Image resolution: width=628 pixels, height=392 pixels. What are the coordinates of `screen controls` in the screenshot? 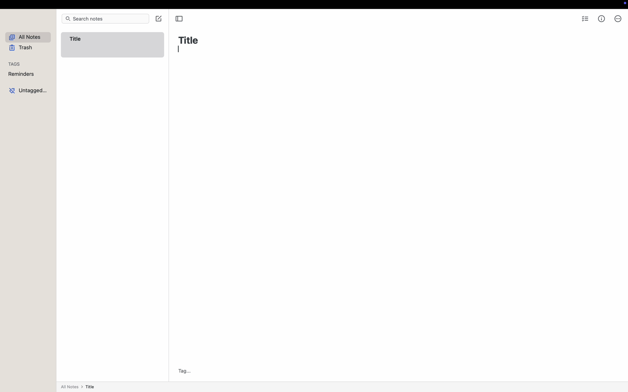 It's located at (624, 4).